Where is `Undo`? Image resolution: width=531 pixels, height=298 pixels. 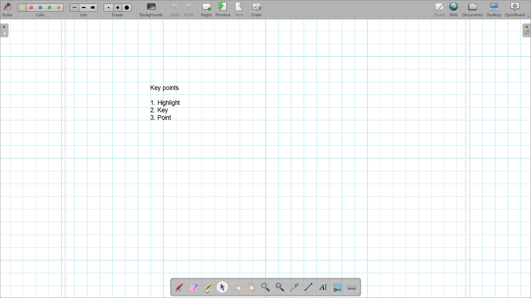 Undo is located at coordinates (175, 9).